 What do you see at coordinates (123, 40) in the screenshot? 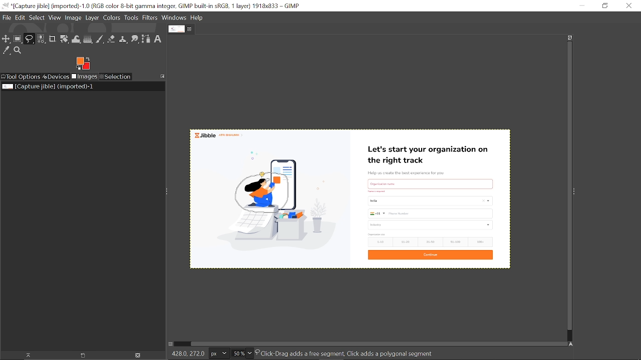
I see `Clone tool` at bounding box center [123, 40].